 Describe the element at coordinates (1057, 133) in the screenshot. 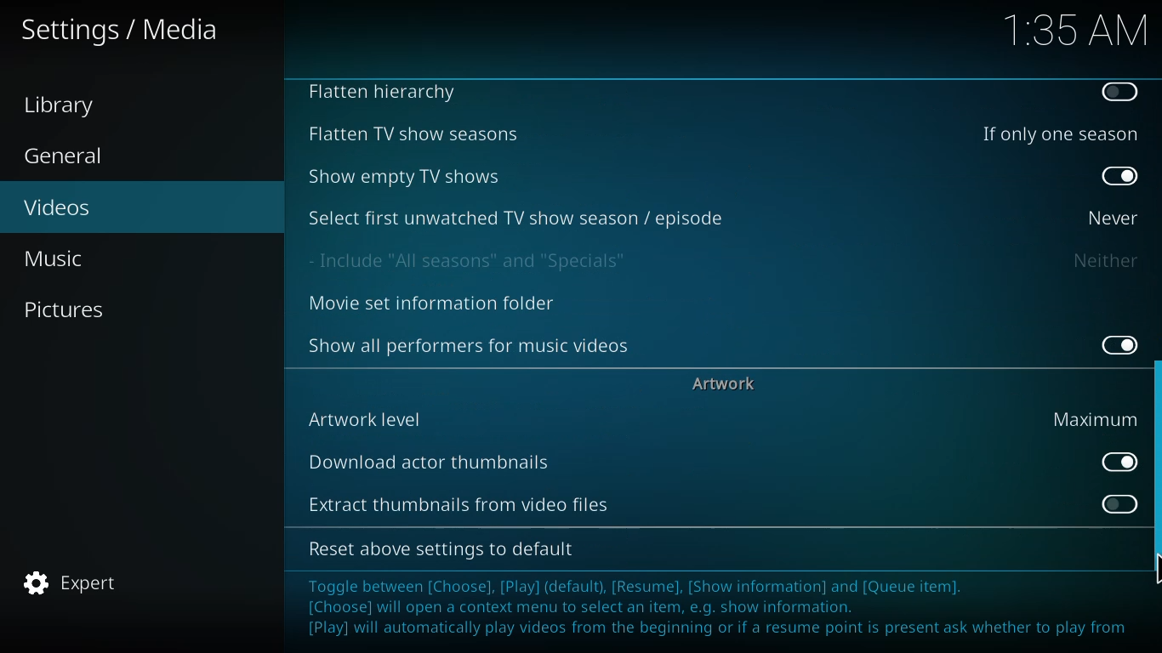

I see `if only one season` at that location.